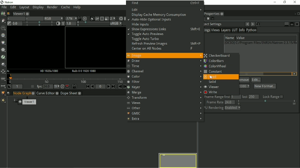  What do you see at coordinates (210, 77) in the screenshot?
I see `Read` at bounding box center [210, 77].